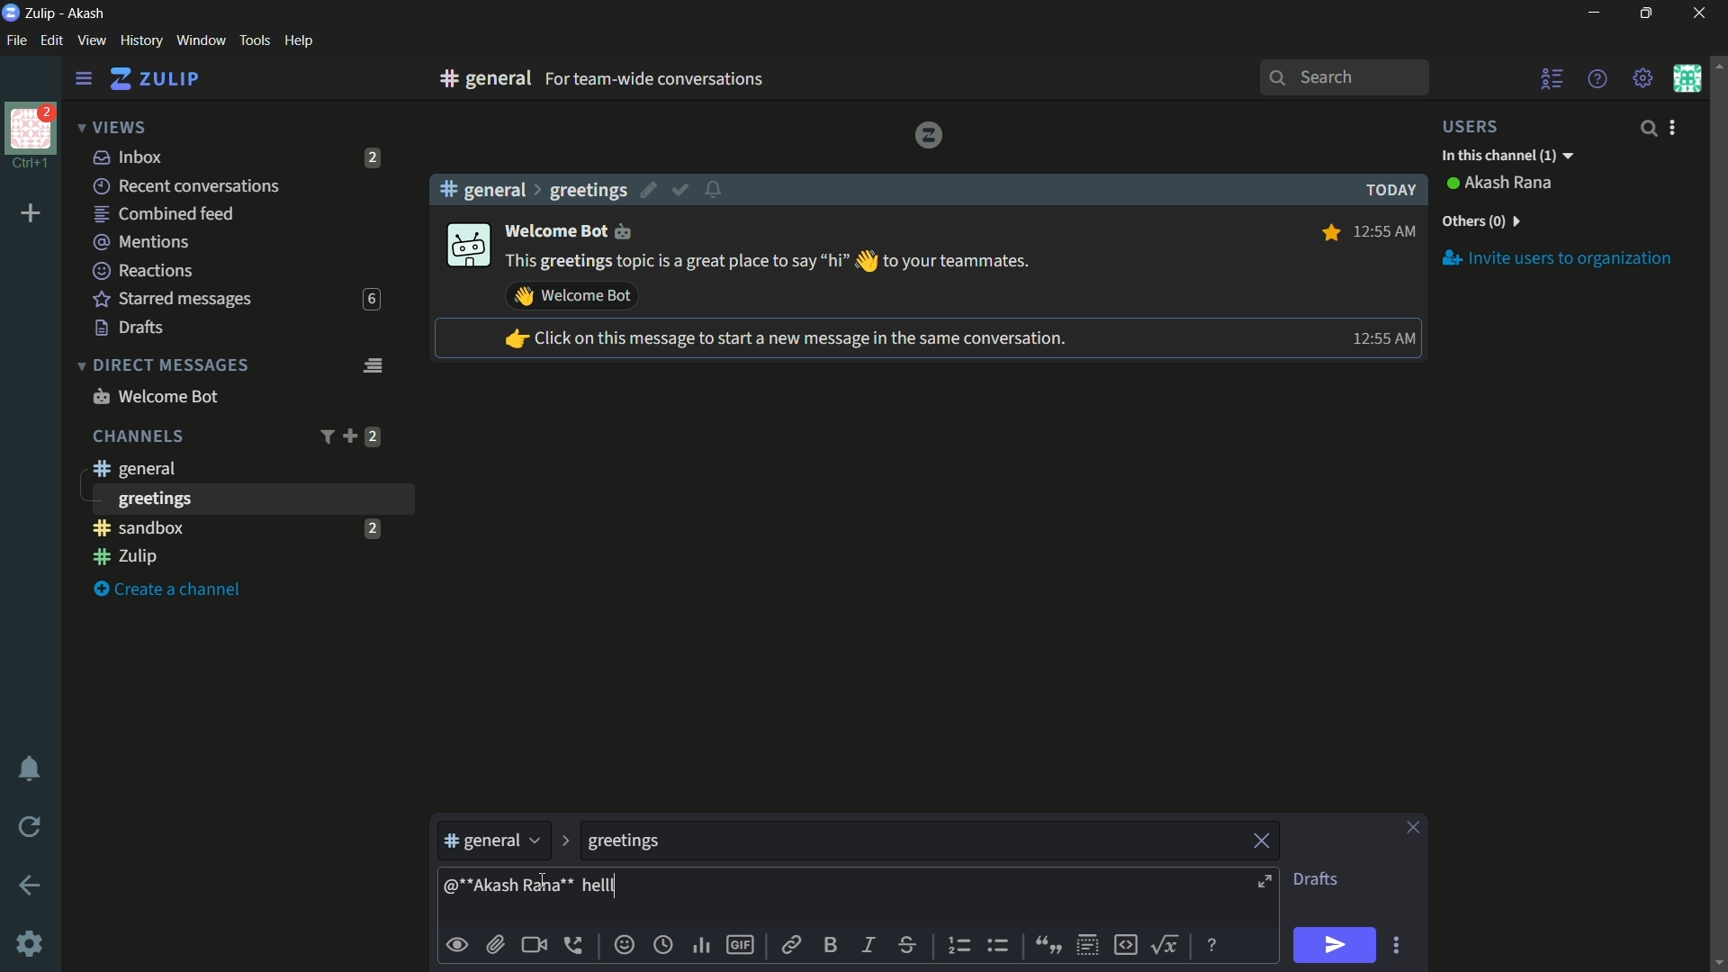 This screenshot has width=1728, height=972. What do you see at coordinates (1413, 829) in the screenshot?
I see `close pane` at bounding box center [1413, 829].